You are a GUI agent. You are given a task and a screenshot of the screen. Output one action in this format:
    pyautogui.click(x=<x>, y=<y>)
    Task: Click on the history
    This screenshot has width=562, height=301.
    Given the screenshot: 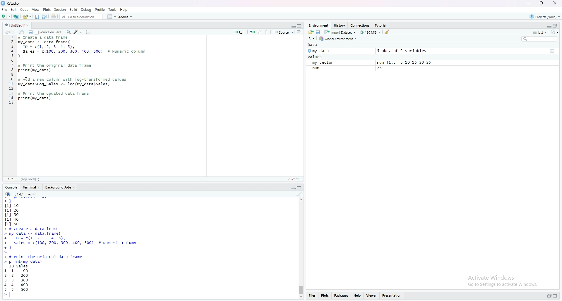 What is the action you would take?
    pyautogui.click(x=340, y=25)
    